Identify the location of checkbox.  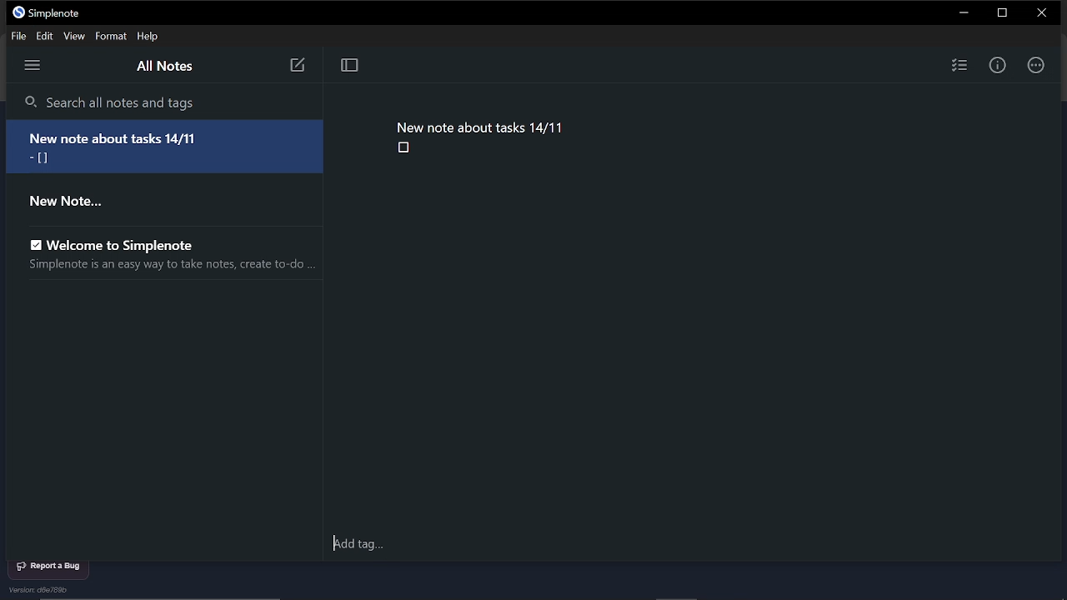
(403, 148).